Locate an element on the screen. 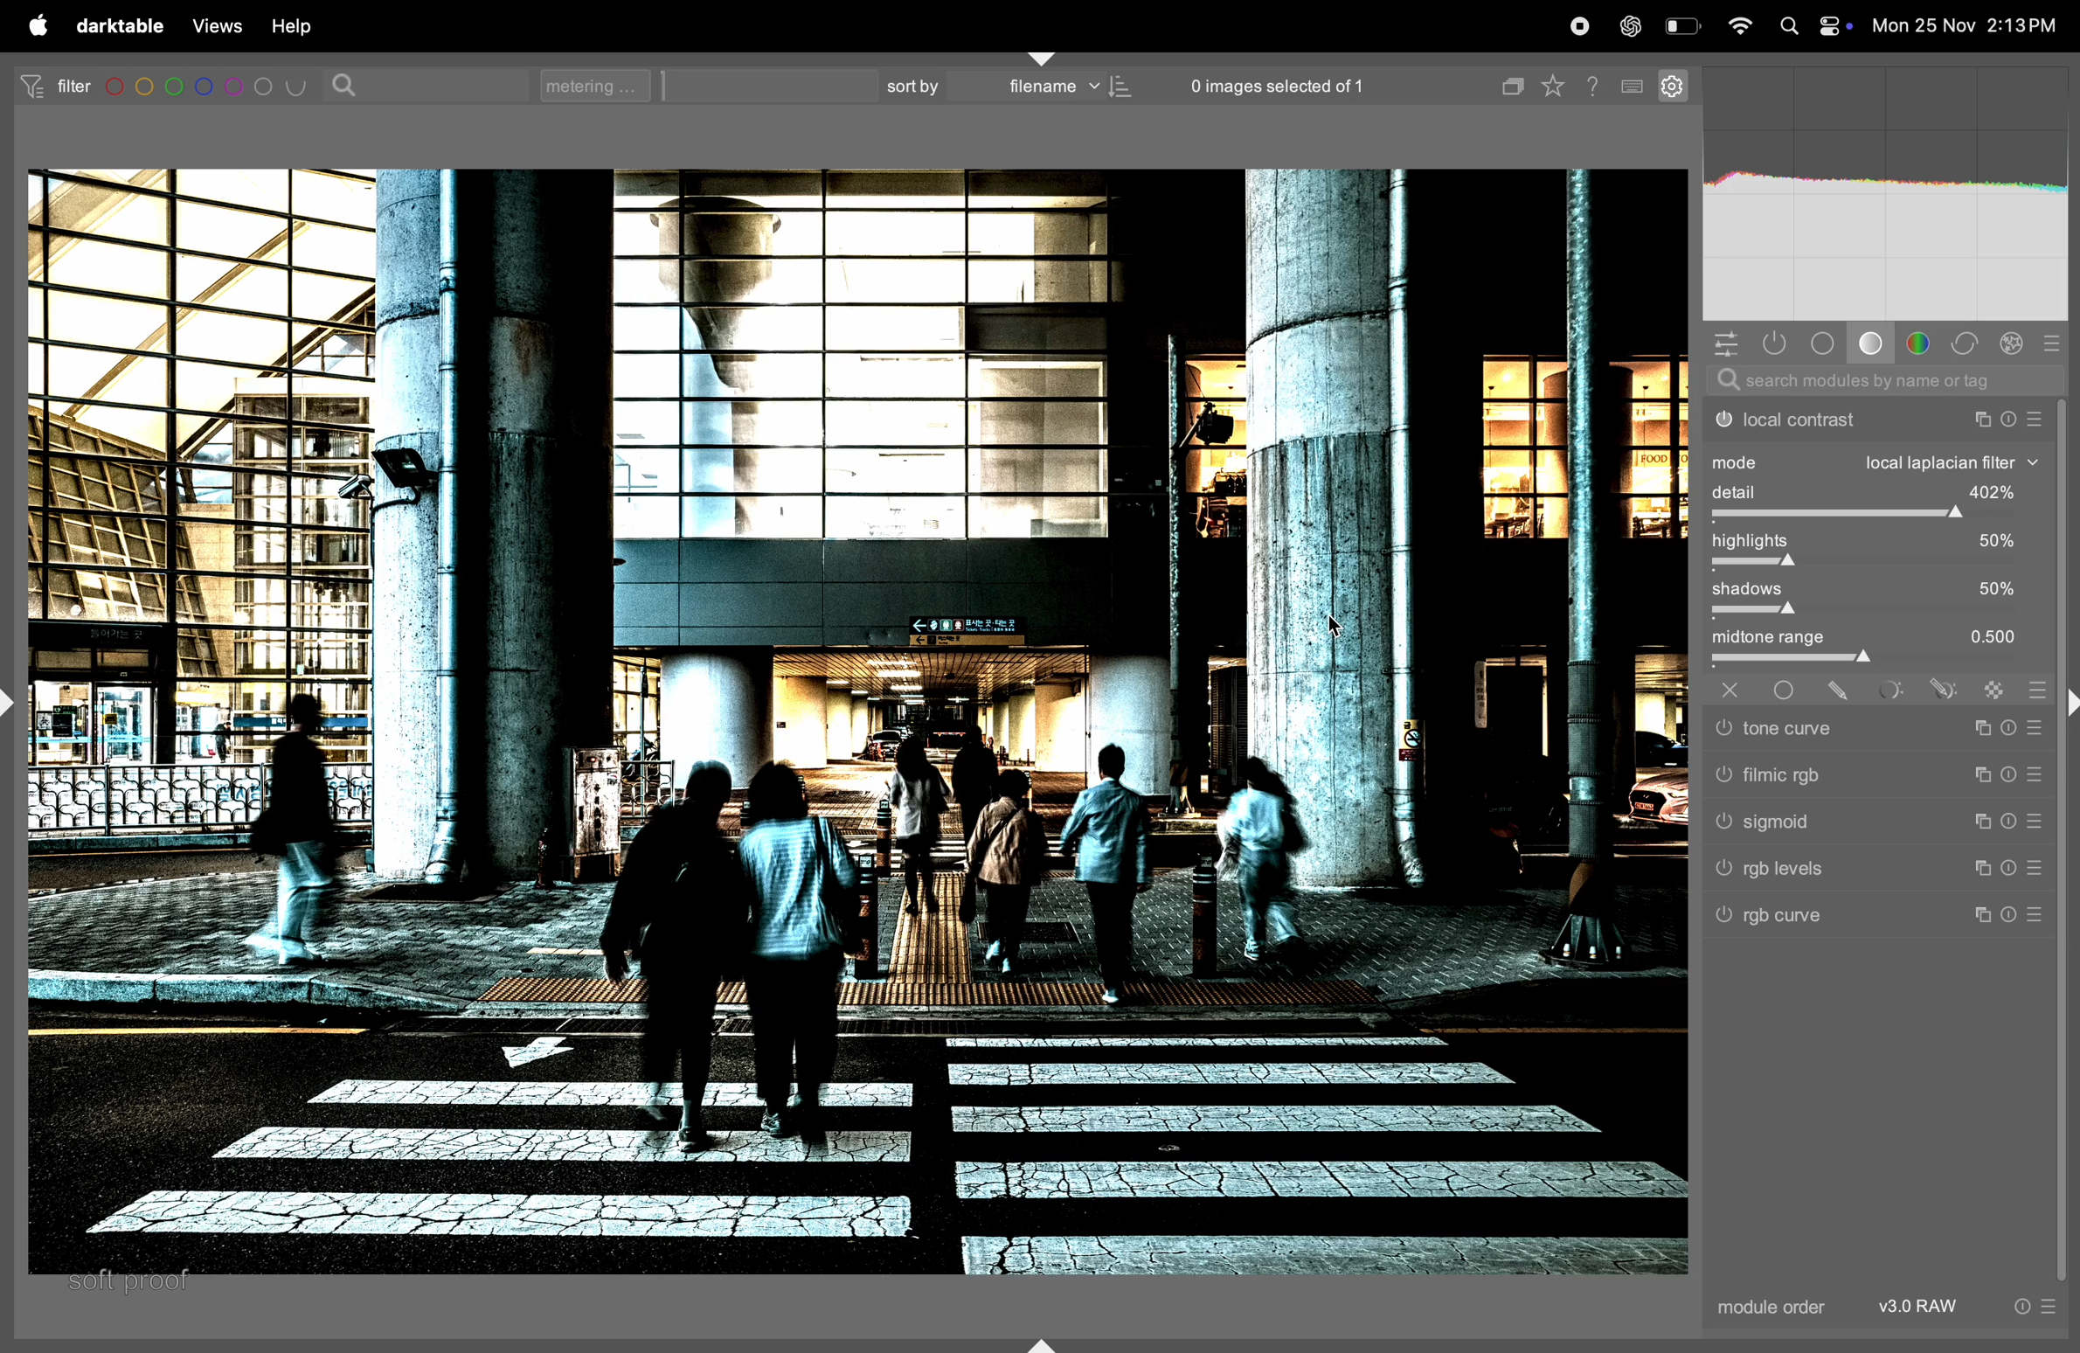  preset is located at coordinates (2035, 869).